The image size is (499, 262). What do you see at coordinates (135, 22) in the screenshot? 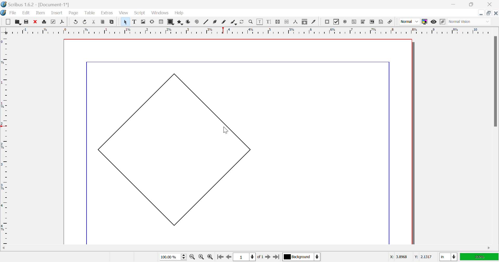
I see `Text frame` at bounding box center [135, 22].